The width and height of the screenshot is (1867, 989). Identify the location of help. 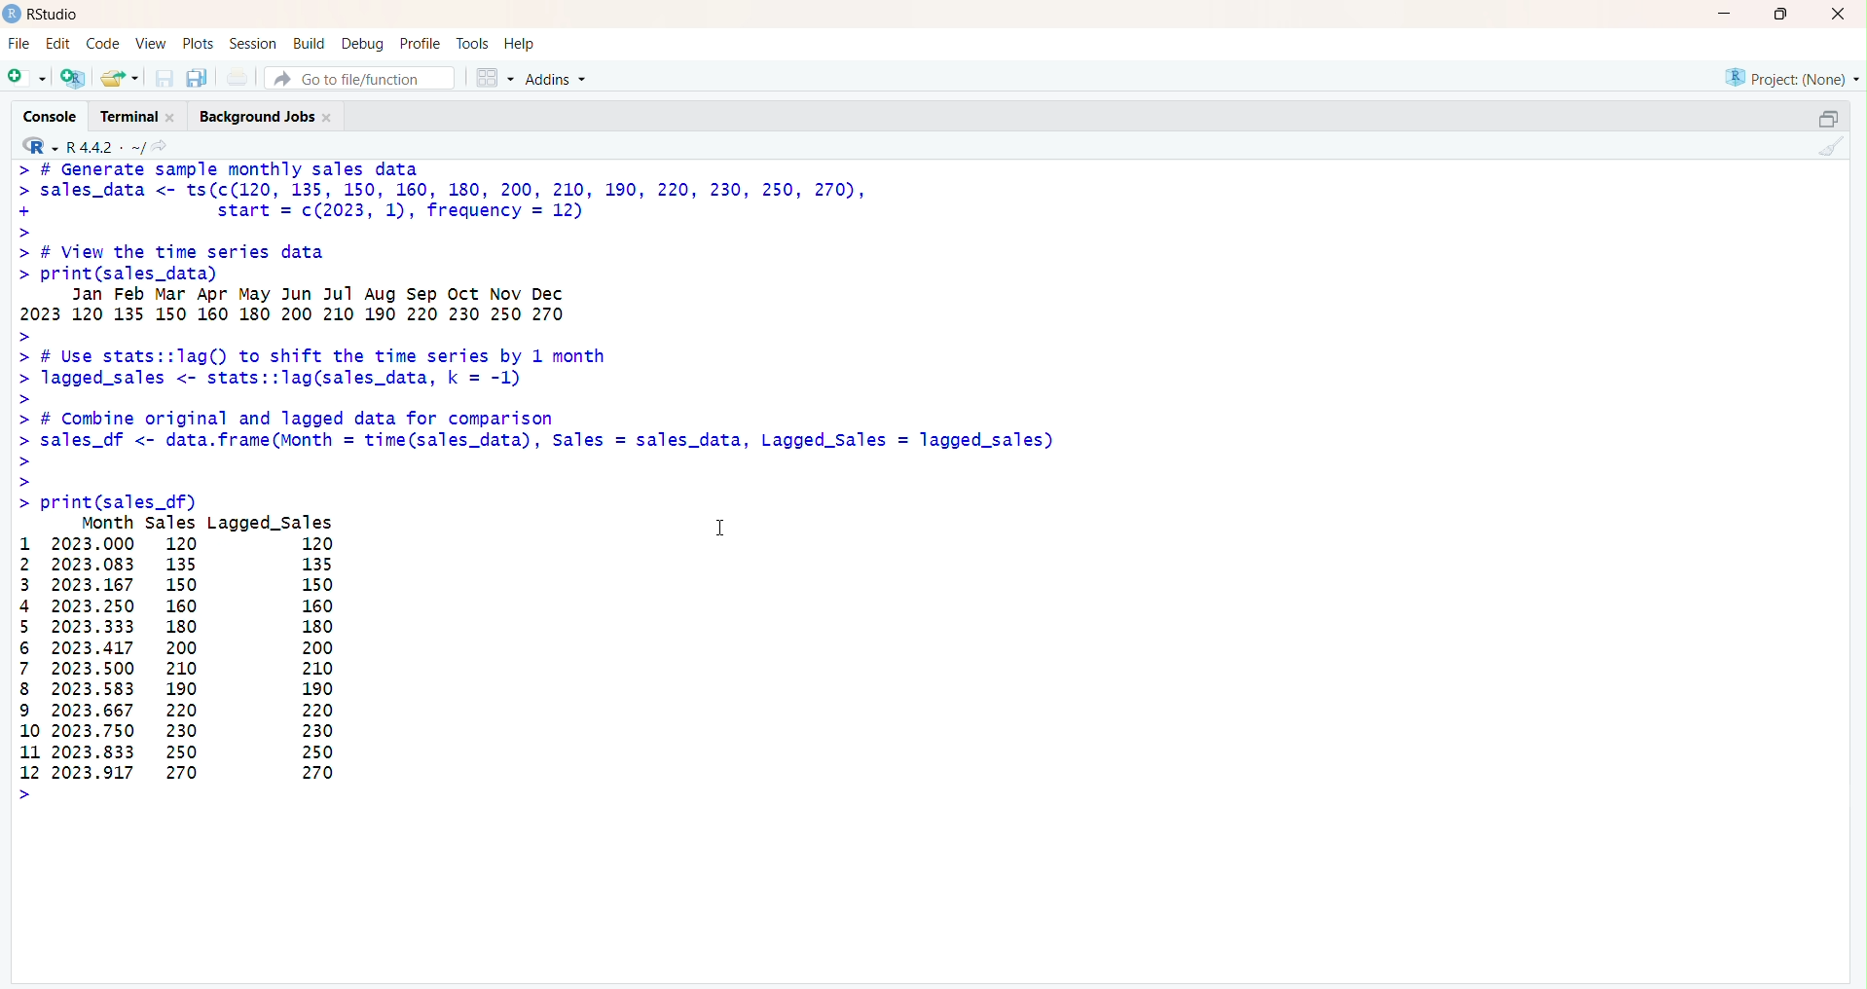
(523, 43).